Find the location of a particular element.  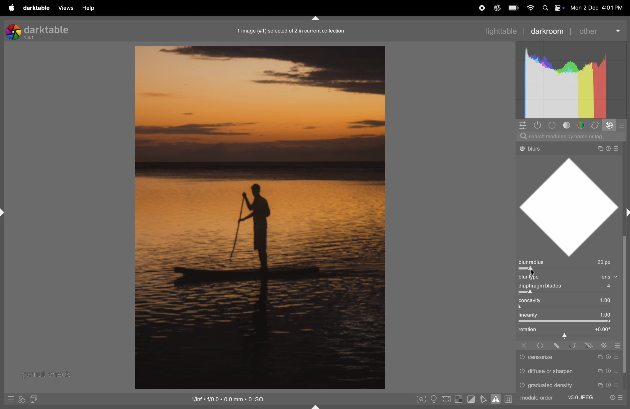

 is located at coordinates (568, 371).